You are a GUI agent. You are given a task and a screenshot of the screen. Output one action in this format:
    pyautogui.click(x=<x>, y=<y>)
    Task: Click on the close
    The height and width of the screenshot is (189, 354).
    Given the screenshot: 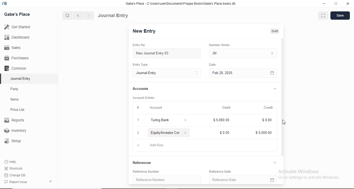 What is the action you would take?
    pyautogui.click(x=348, y=4)
    